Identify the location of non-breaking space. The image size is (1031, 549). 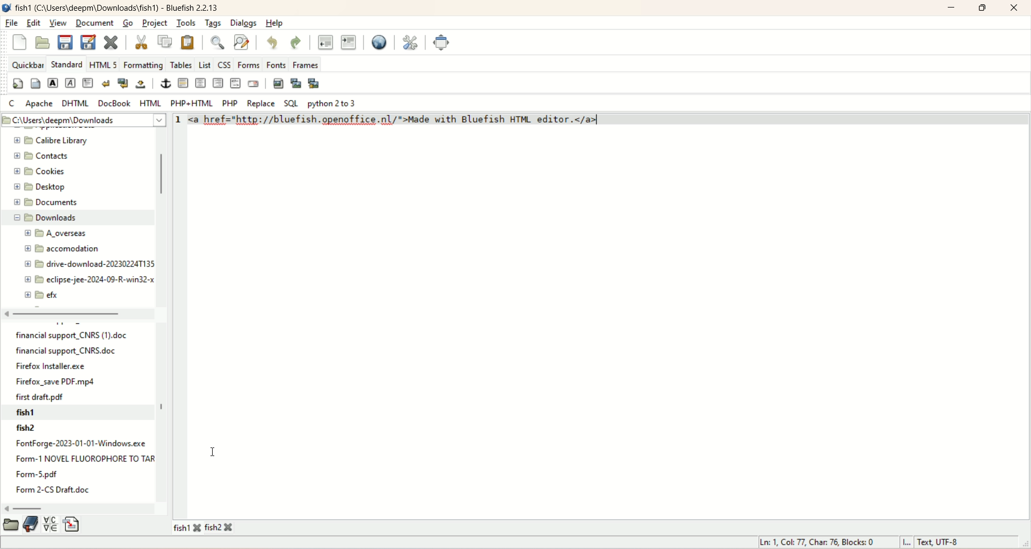
(139, 84).